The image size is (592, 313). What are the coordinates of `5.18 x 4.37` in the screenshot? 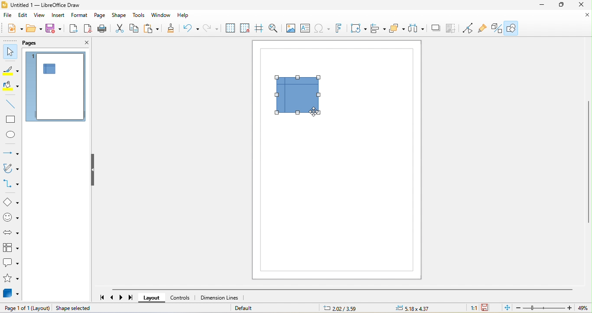 It's located at (420, 308).